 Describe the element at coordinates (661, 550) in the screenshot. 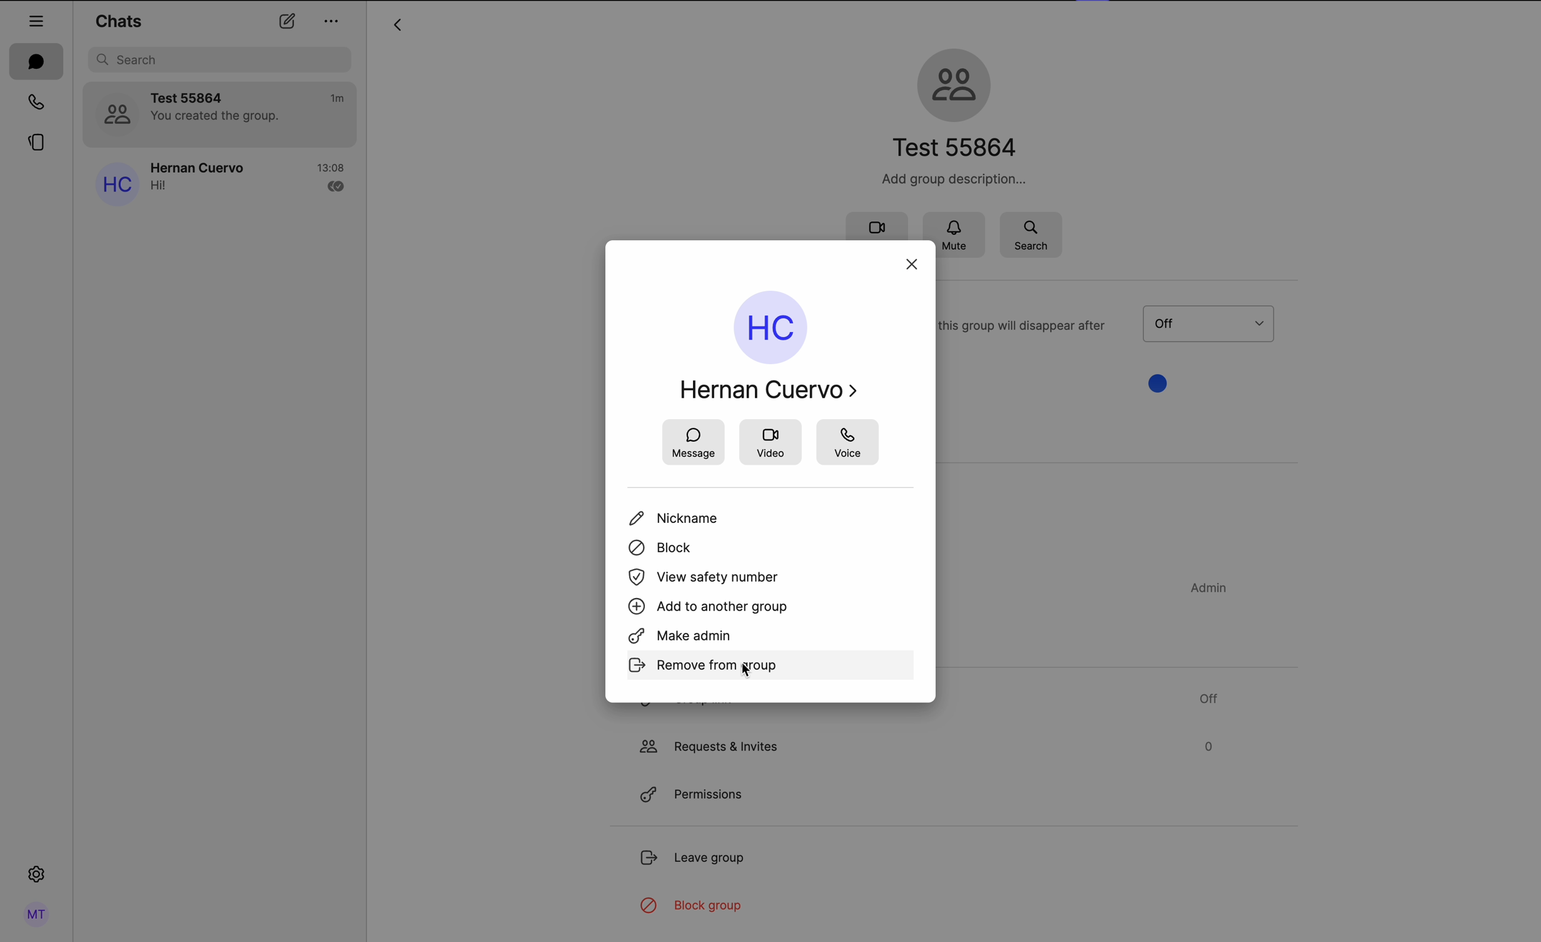

I see `block` at that location.